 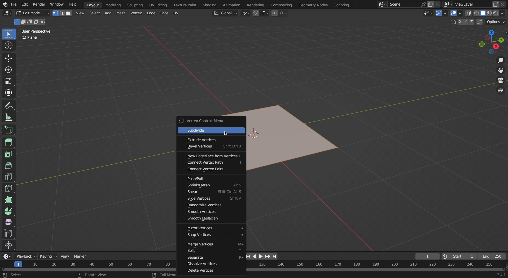 I want to click on Extrude Vertices, so click(x=213, y=140).